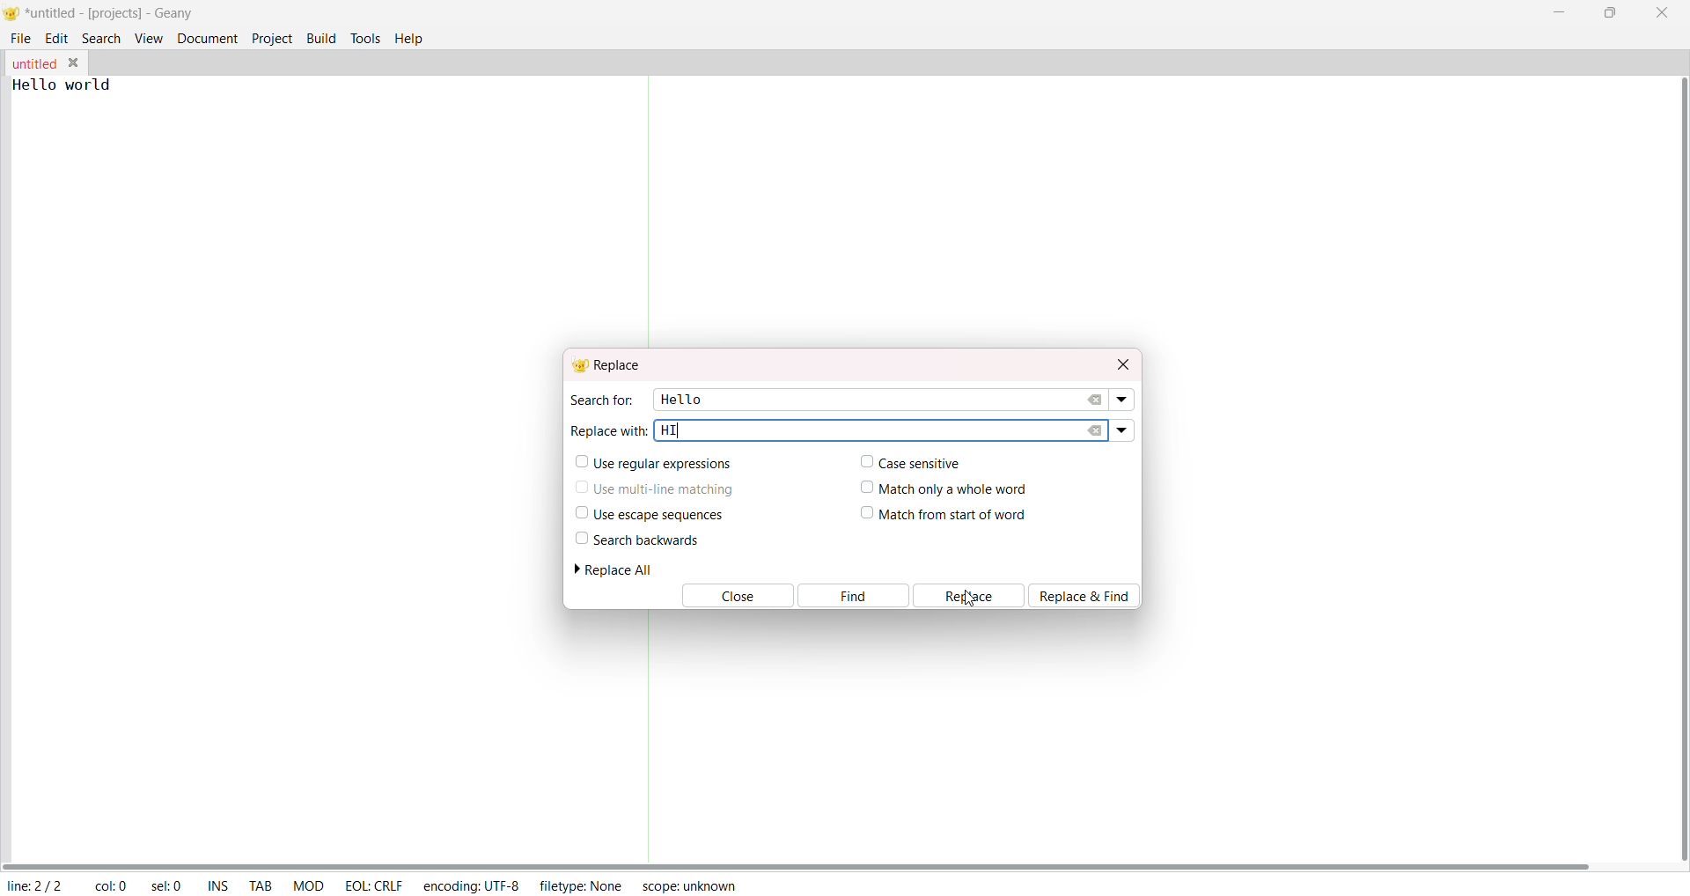 This screenshot has width=1690, height=896. What do you see at coordinates (1096, 400) in the screenshot?
I see `clear search` at bounding box center [1096, 400].